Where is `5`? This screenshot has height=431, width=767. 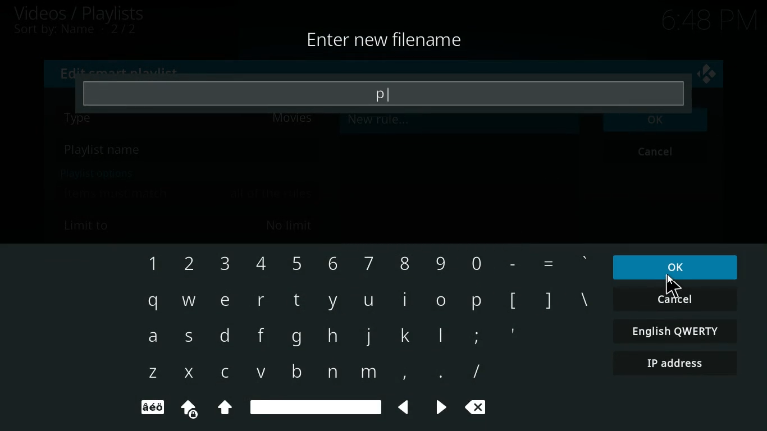 5 is located at coordinates (296, 263).